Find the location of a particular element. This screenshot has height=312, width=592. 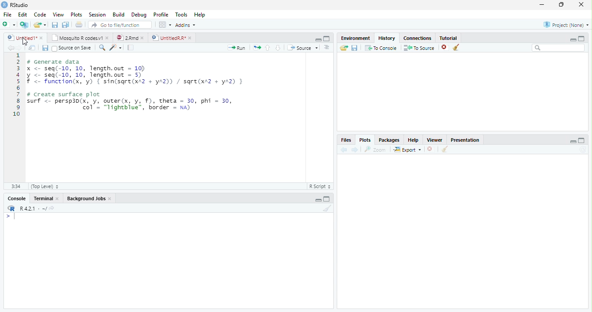

Re-run the previous code region is located at coordinates (257, 47).